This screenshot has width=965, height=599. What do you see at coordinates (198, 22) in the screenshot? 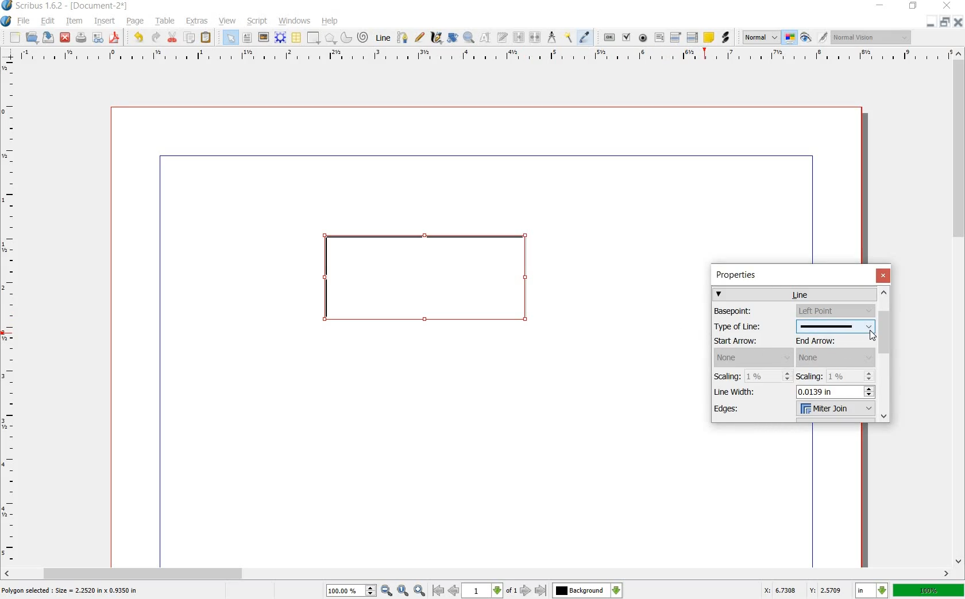
I see `EXTRAS` at bounding box center [198, 22].